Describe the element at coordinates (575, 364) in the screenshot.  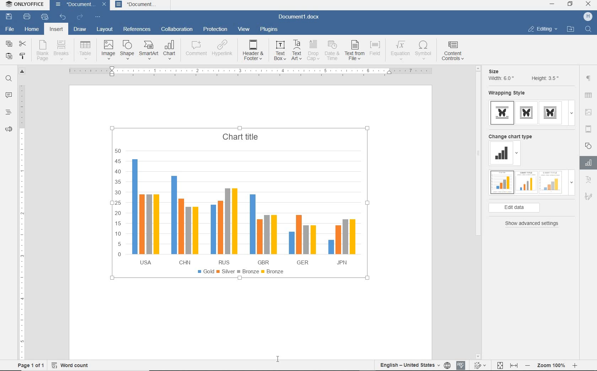
I see `zoom in` at that location.